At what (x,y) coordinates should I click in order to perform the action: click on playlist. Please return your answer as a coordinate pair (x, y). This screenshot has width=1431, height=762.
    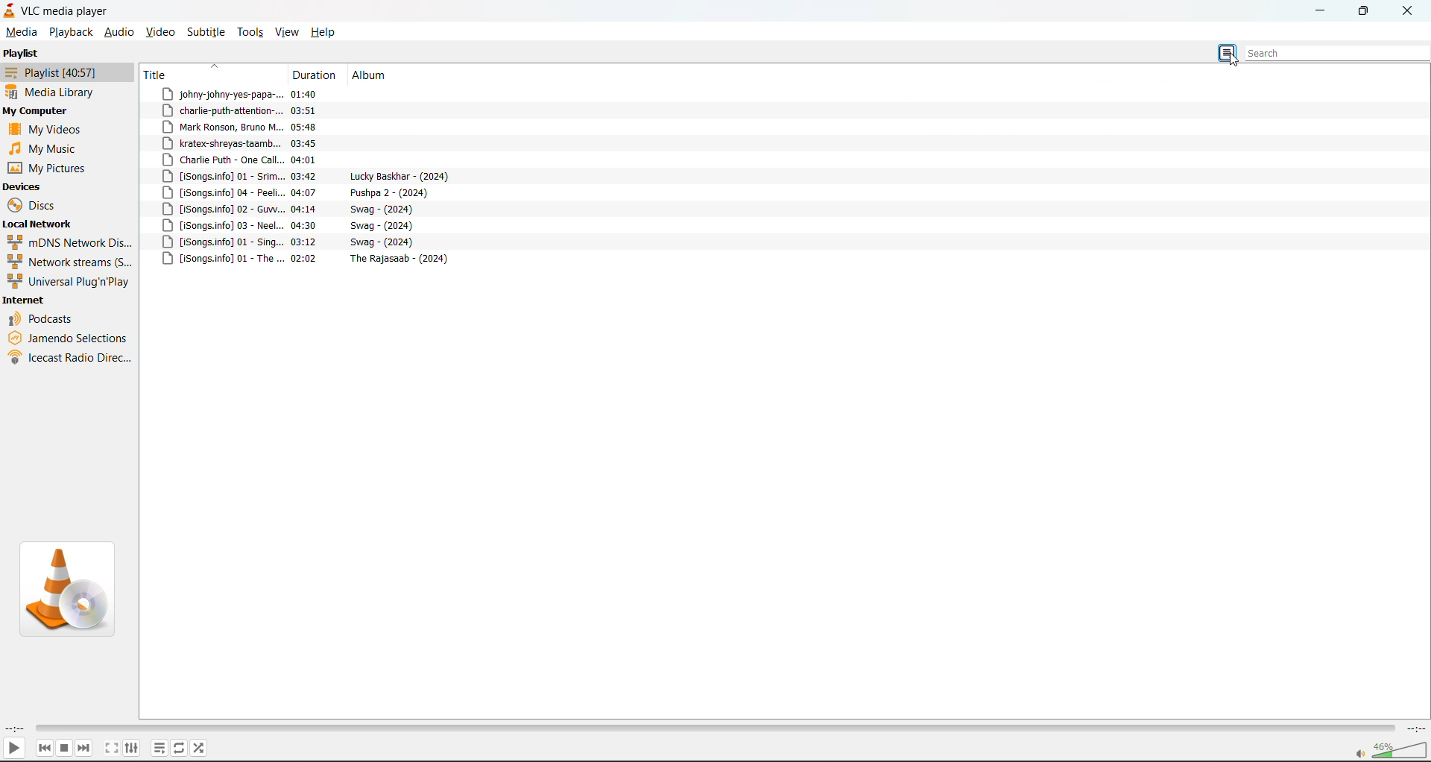
    Looking at the image, I should click on (21, 53).